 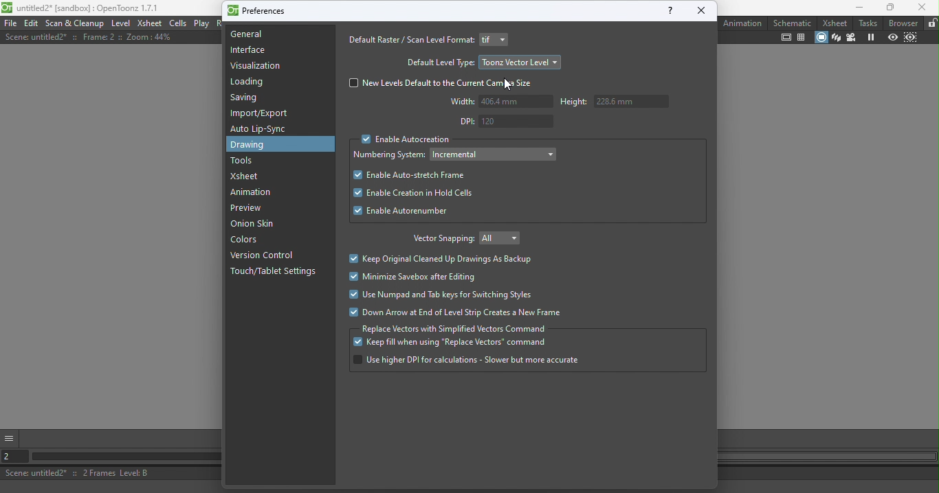 What do you see at coordinates (76, 23) in the screenshot?
I see `Scan & Cleanup` at bounding box center [76, 23].